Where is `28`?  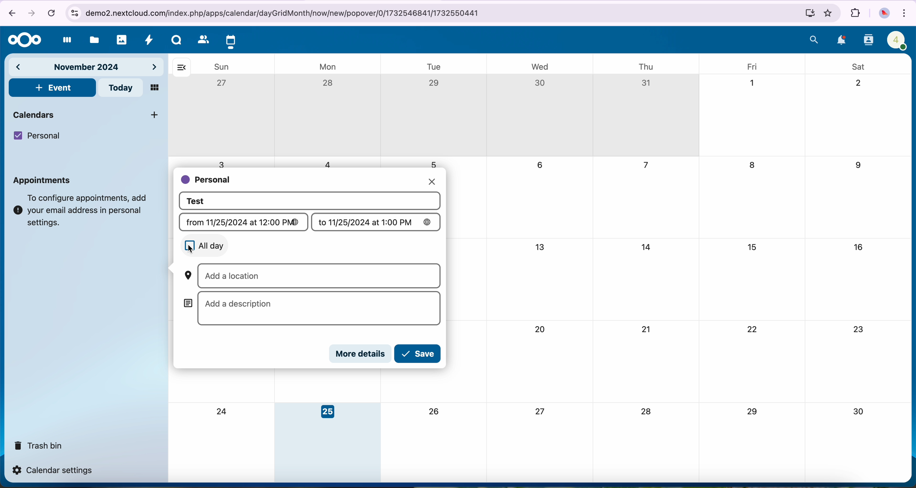 28 is located at coordinates (646, 412).